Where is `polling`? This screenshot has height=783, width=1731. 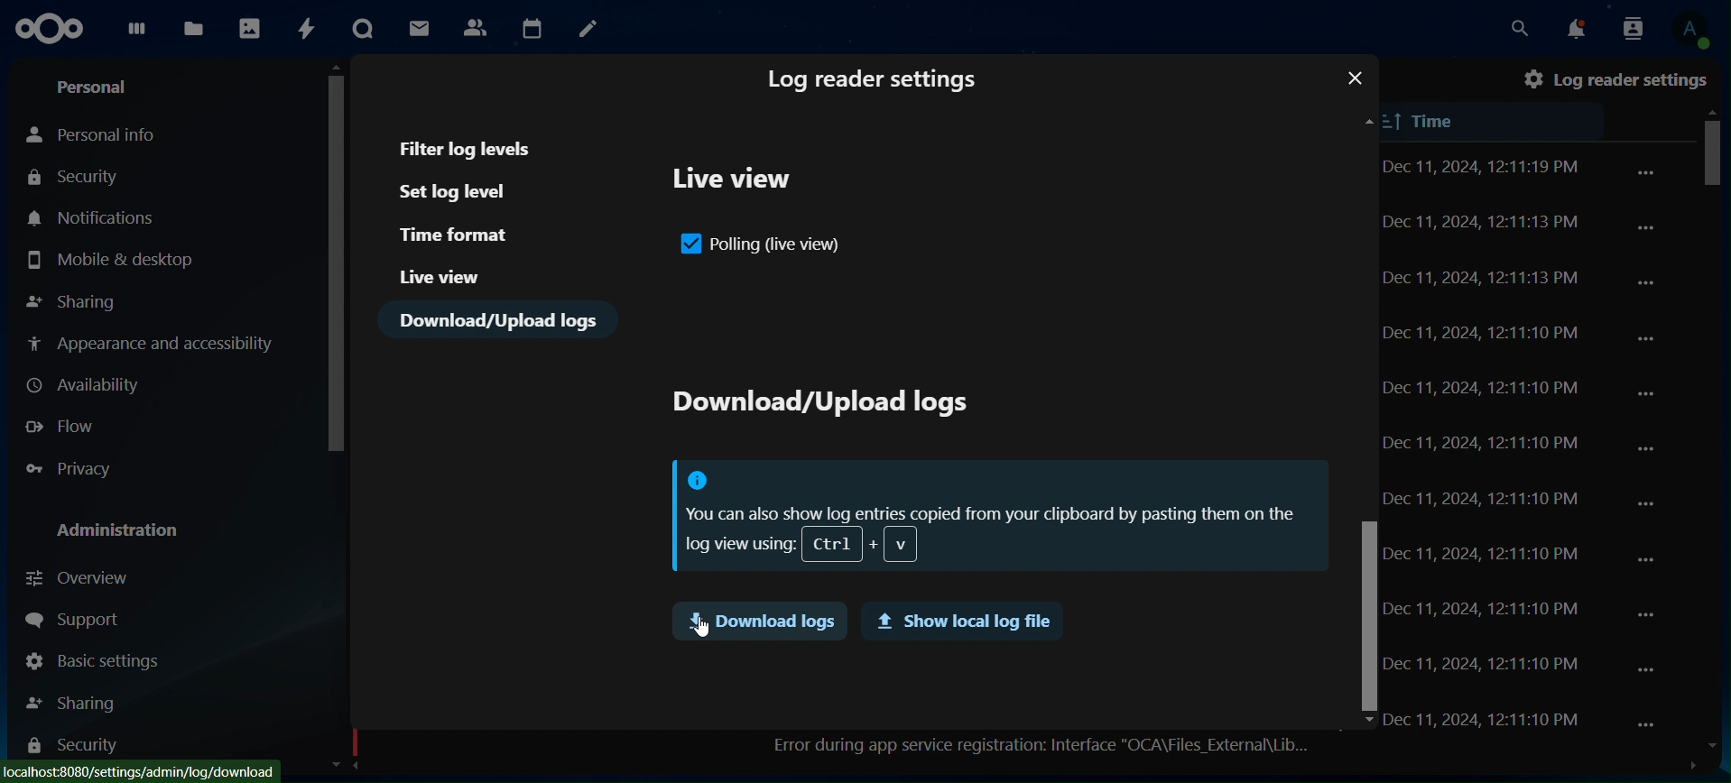
polling is located at coordinates (763, 246).